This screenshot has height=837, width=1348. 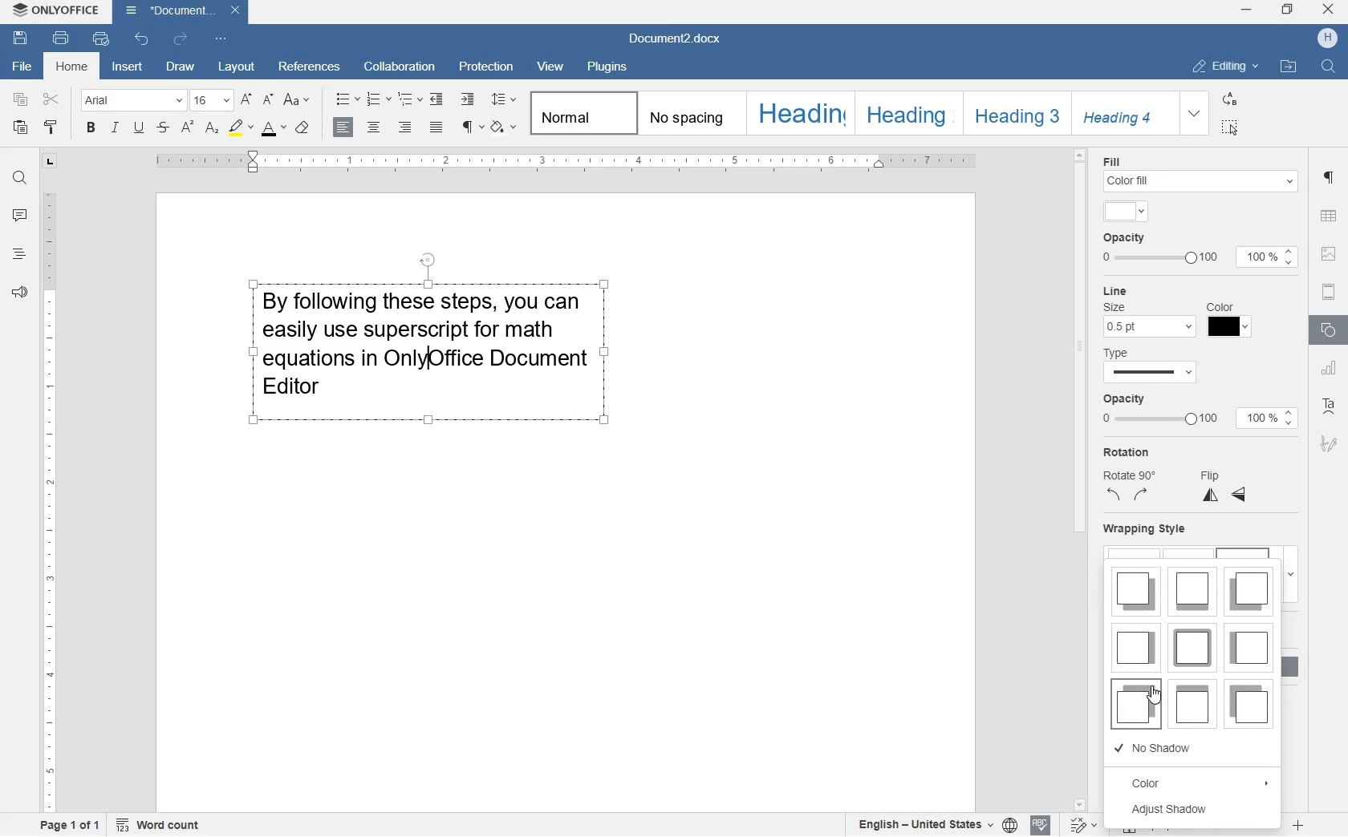 What do you see at coordinates (1265, 257) in the screenshot?
I see `100%` at bounding box center [1265, 257].